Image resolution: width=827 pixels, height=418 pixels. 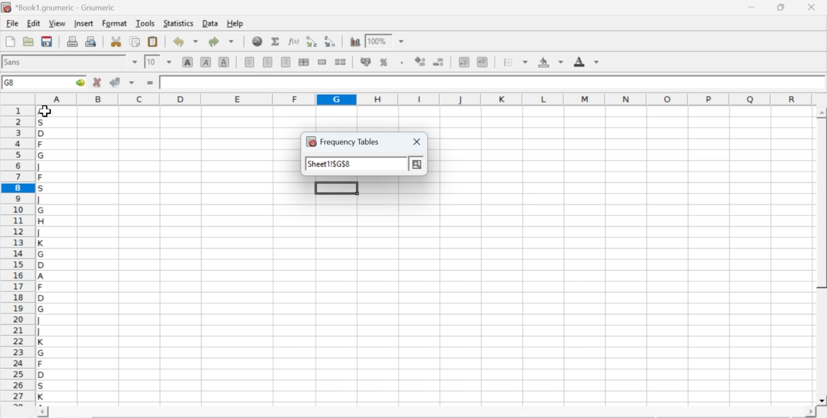 I want to click on scroll bar, so click(x=822, y=257).